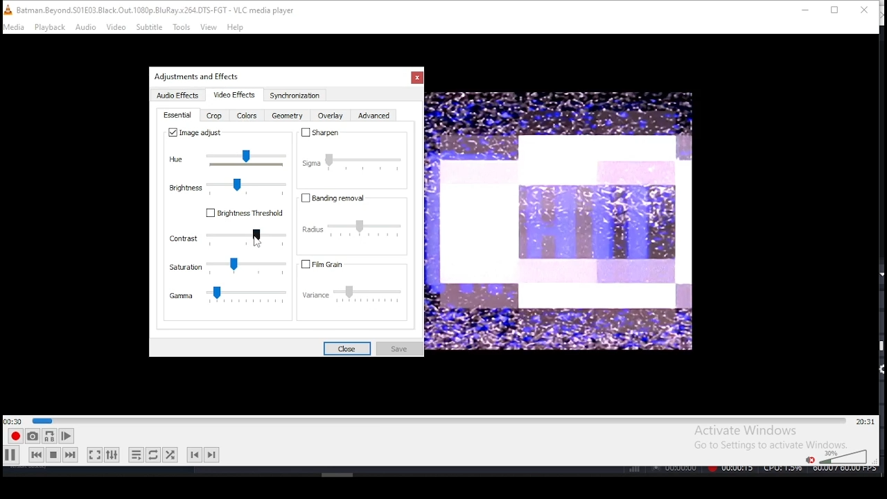  I want to click on media, so click(15, 27).